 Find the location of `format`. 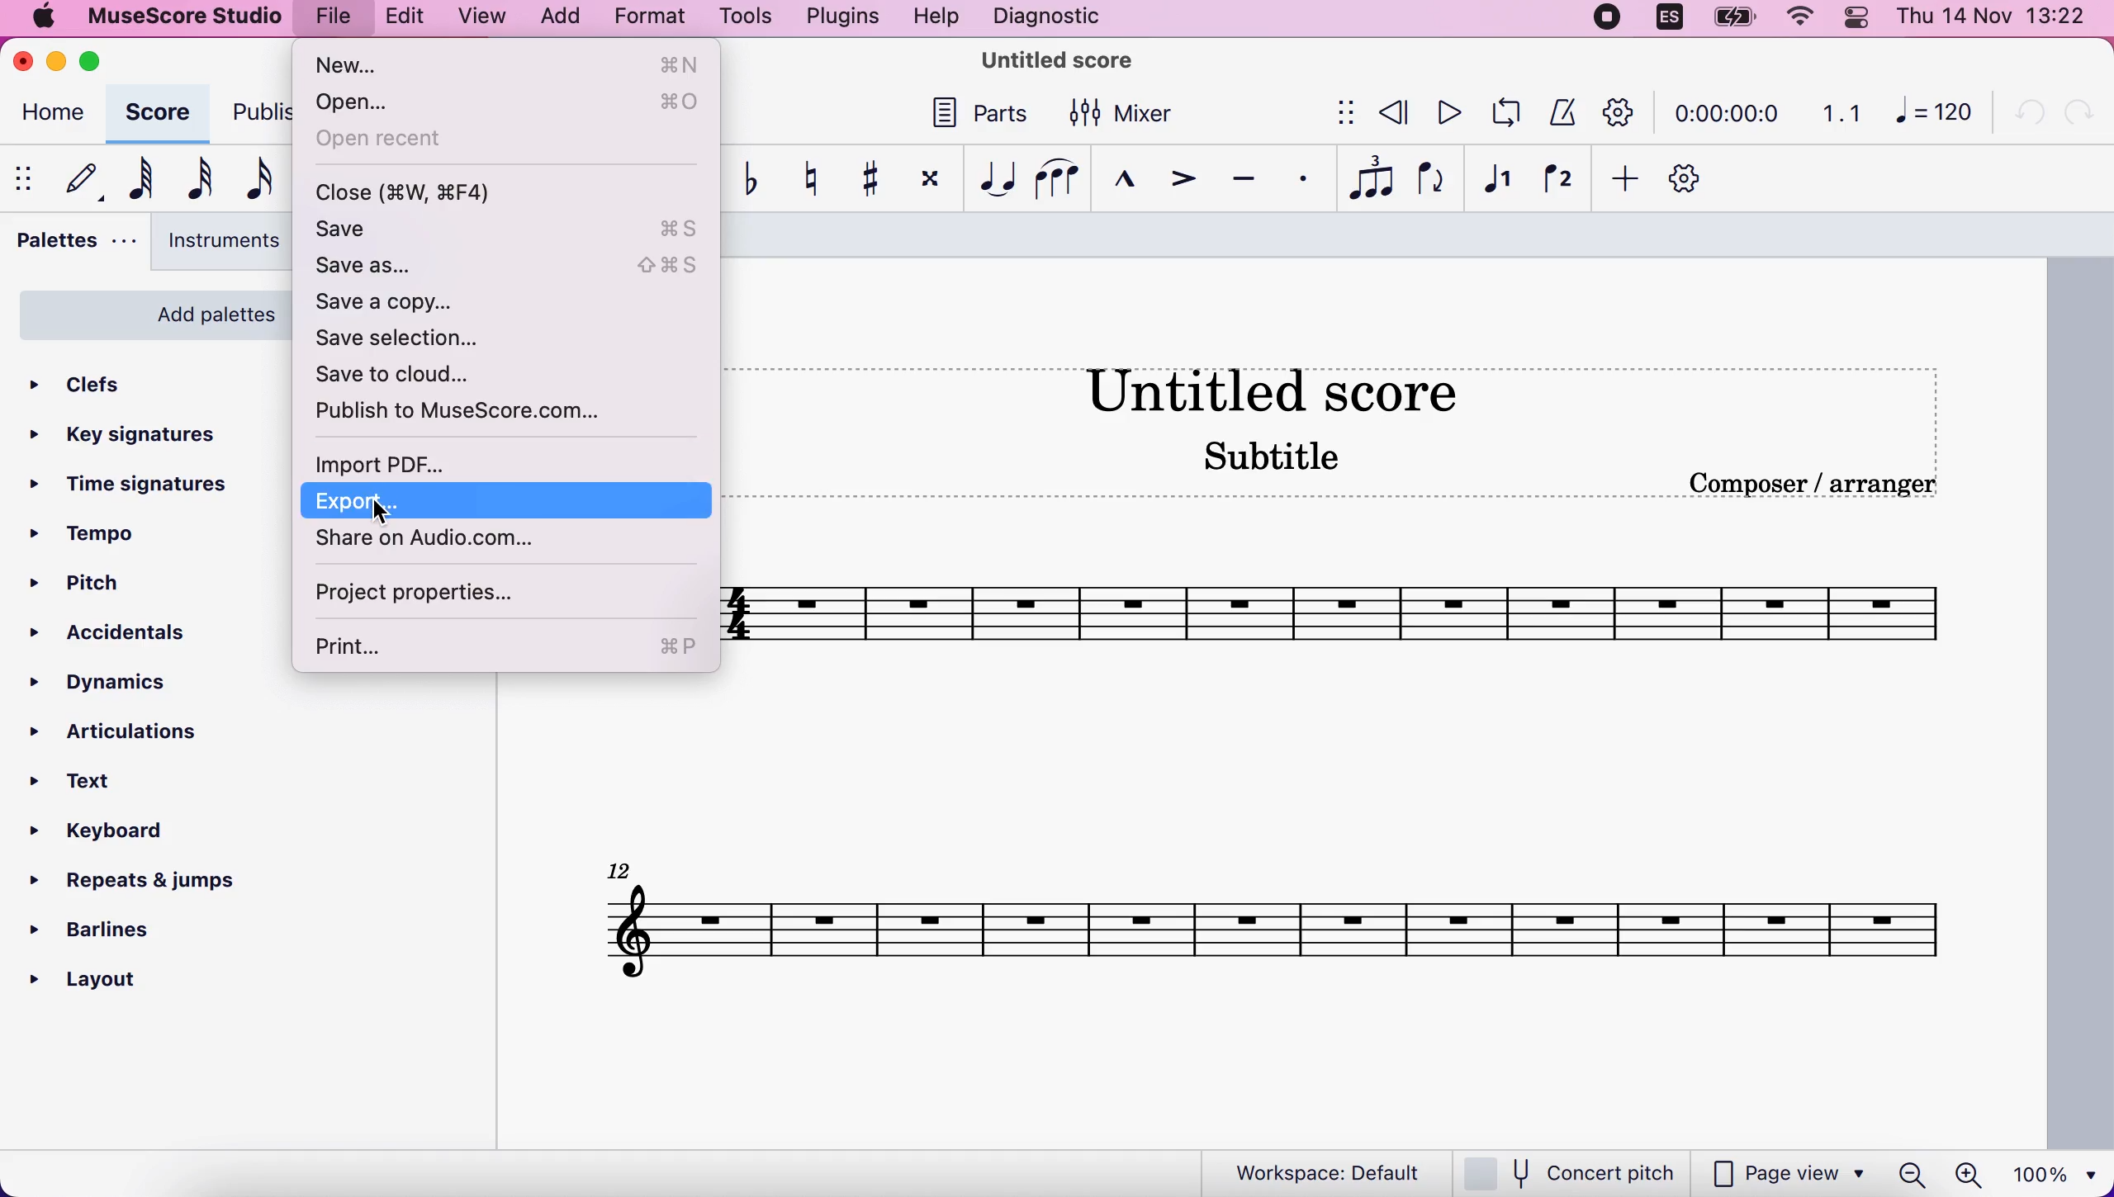

format is located at coordinates (652, 19).